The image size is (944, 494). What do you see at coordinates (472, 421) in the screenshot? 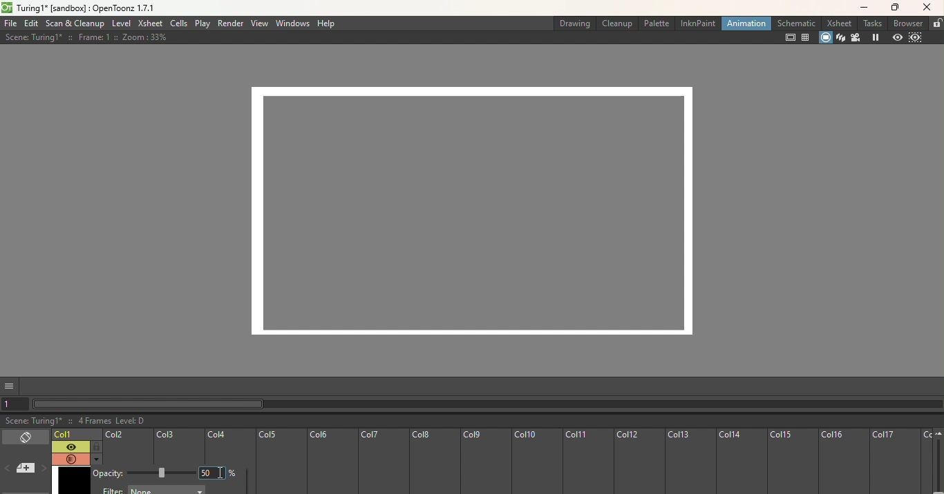
I see `Scene: Turing1* :: 4 Frames Level: D` at bounding box center [472, 421].